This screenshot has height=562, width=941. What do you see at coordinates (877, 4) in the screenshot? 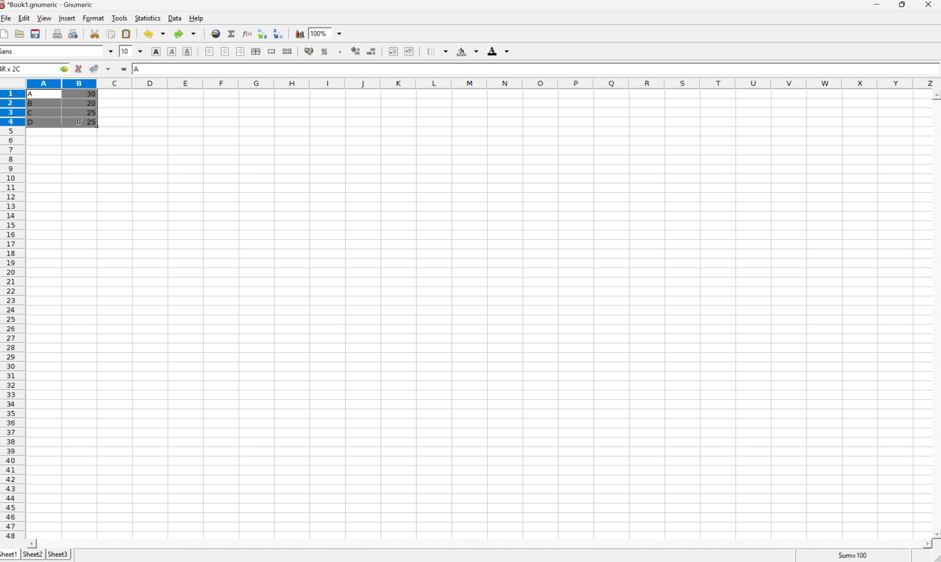
I see `Minimize` at bounding box center [877, 4].